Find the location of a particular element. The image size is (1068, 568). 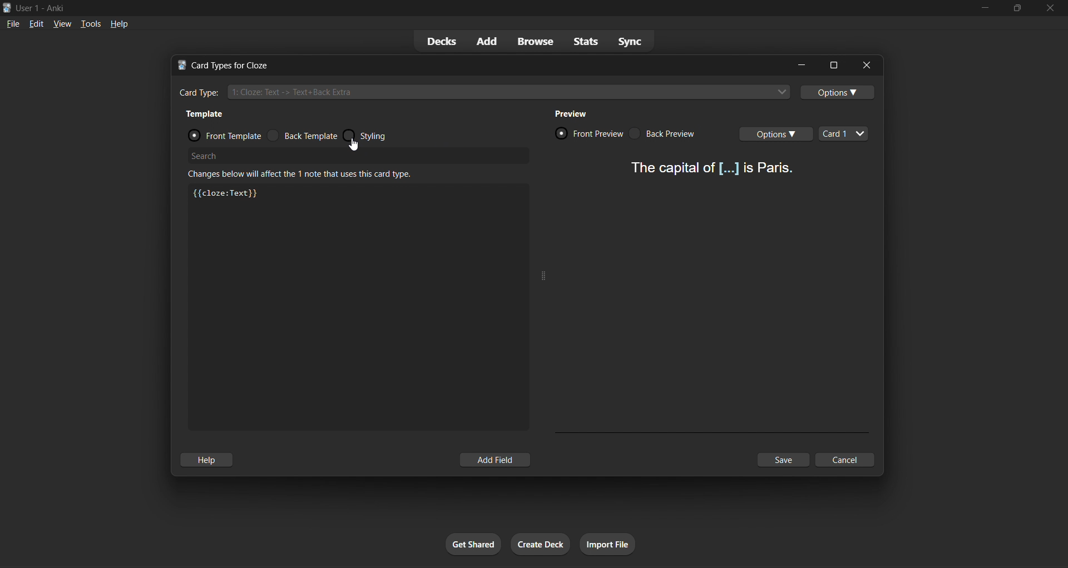

cancel is located at coordinates (845, 459).